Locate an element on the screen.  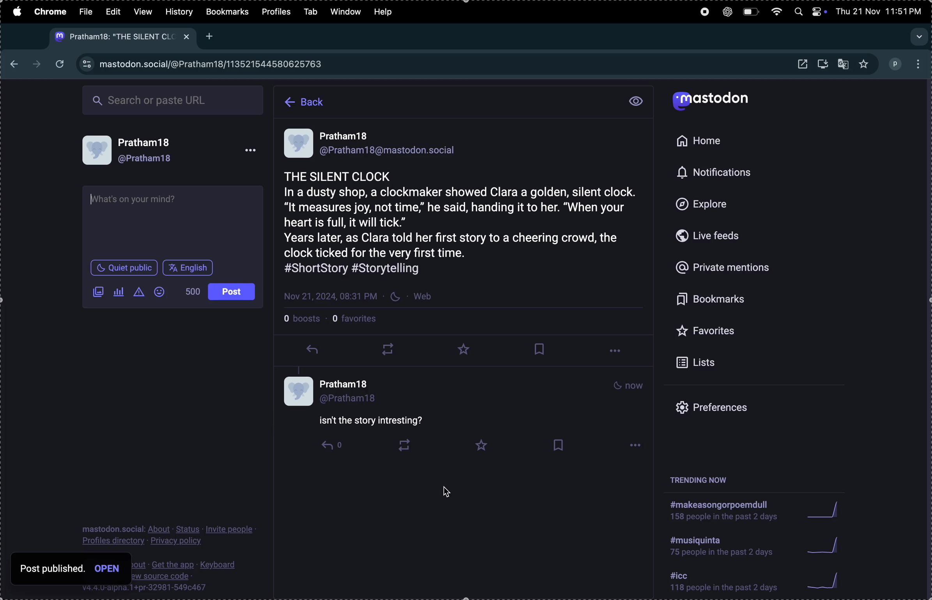
open window is located at coordinates (801, 64).